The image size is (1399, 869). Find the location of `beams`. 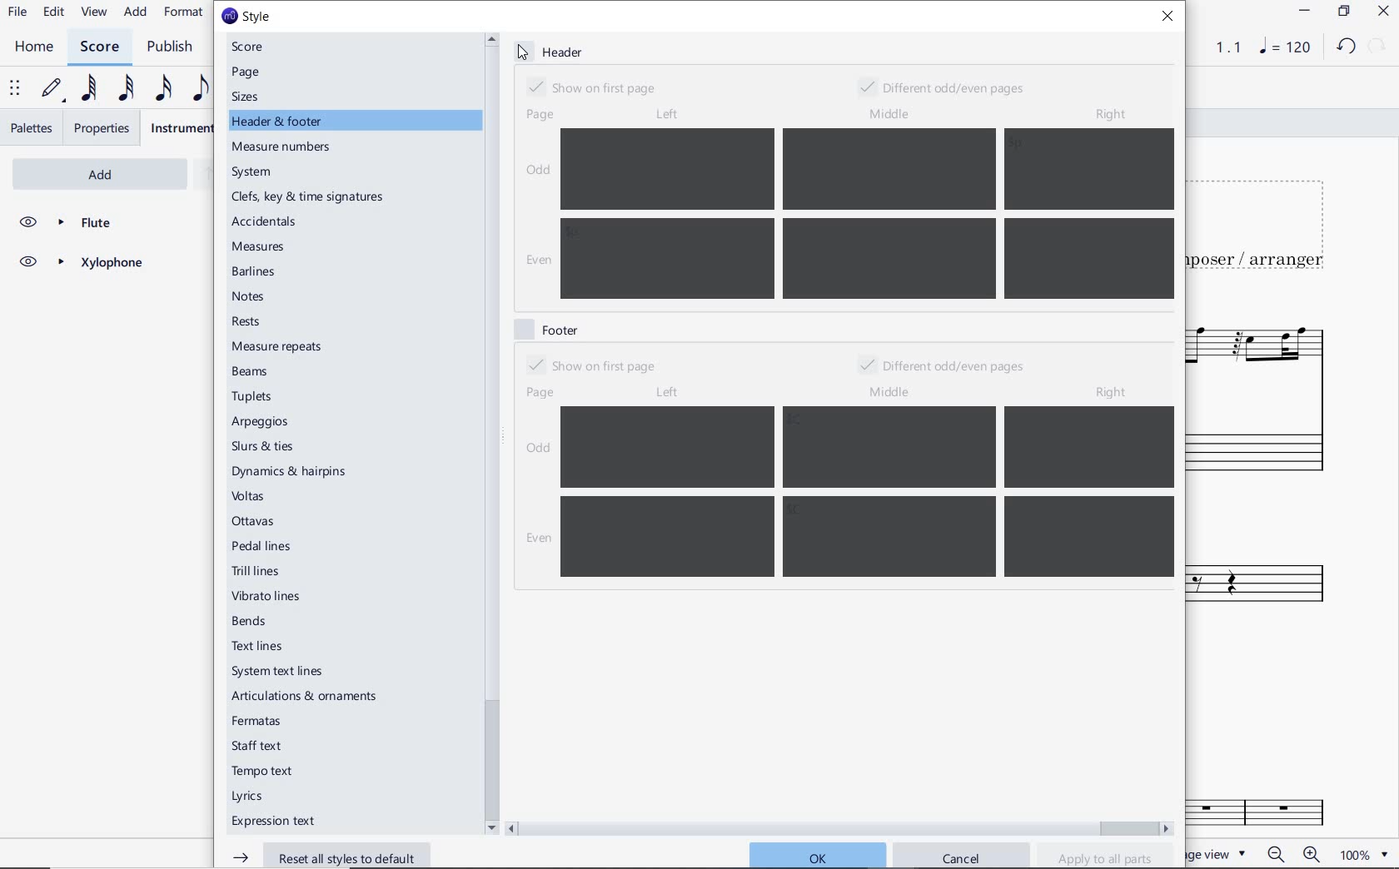

beams is located at coordinates (254, 372).